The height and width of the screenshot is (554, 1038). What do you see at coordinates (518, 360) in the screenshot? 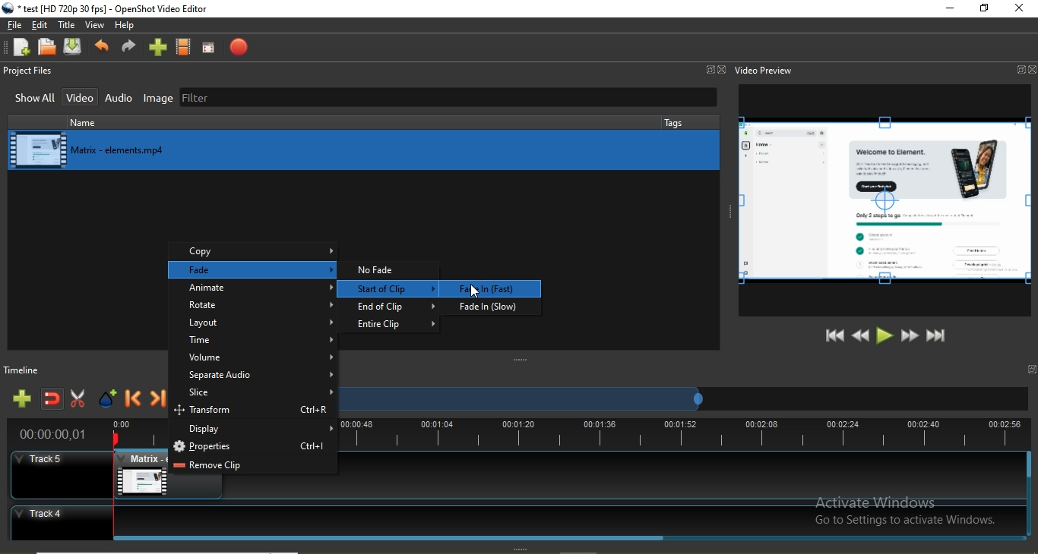
I see `adjust window` at bounding box center [518, 360].